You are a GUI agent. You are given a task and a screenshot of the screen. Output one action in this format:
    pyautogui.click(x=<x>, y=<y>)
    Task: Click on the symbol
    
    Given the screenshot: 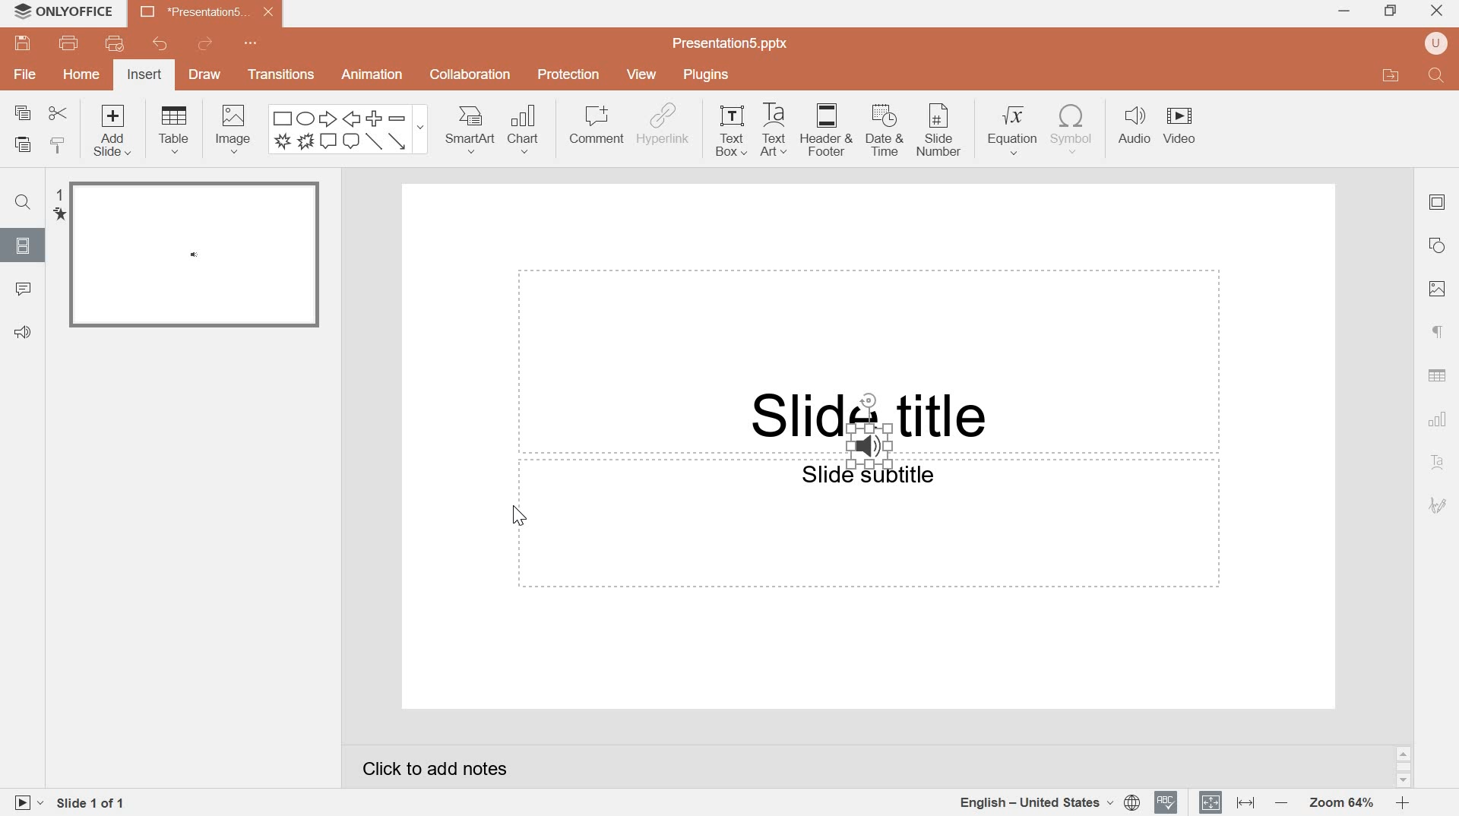 What is the action you would take?
    pyautogui.click(x=1071, y=129)
    